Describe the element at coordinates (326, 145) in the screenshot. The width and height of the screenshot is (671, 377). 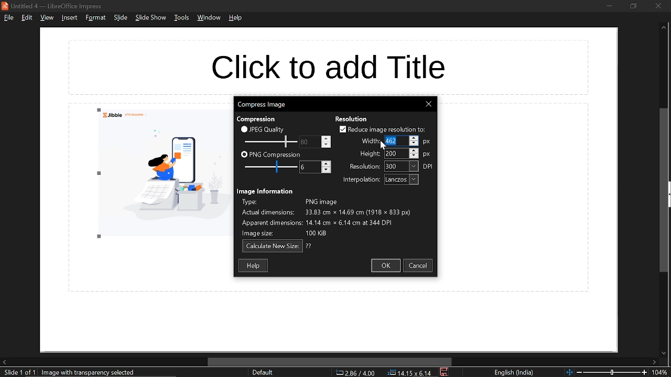
I see `decrease jpeg quality` at that location.